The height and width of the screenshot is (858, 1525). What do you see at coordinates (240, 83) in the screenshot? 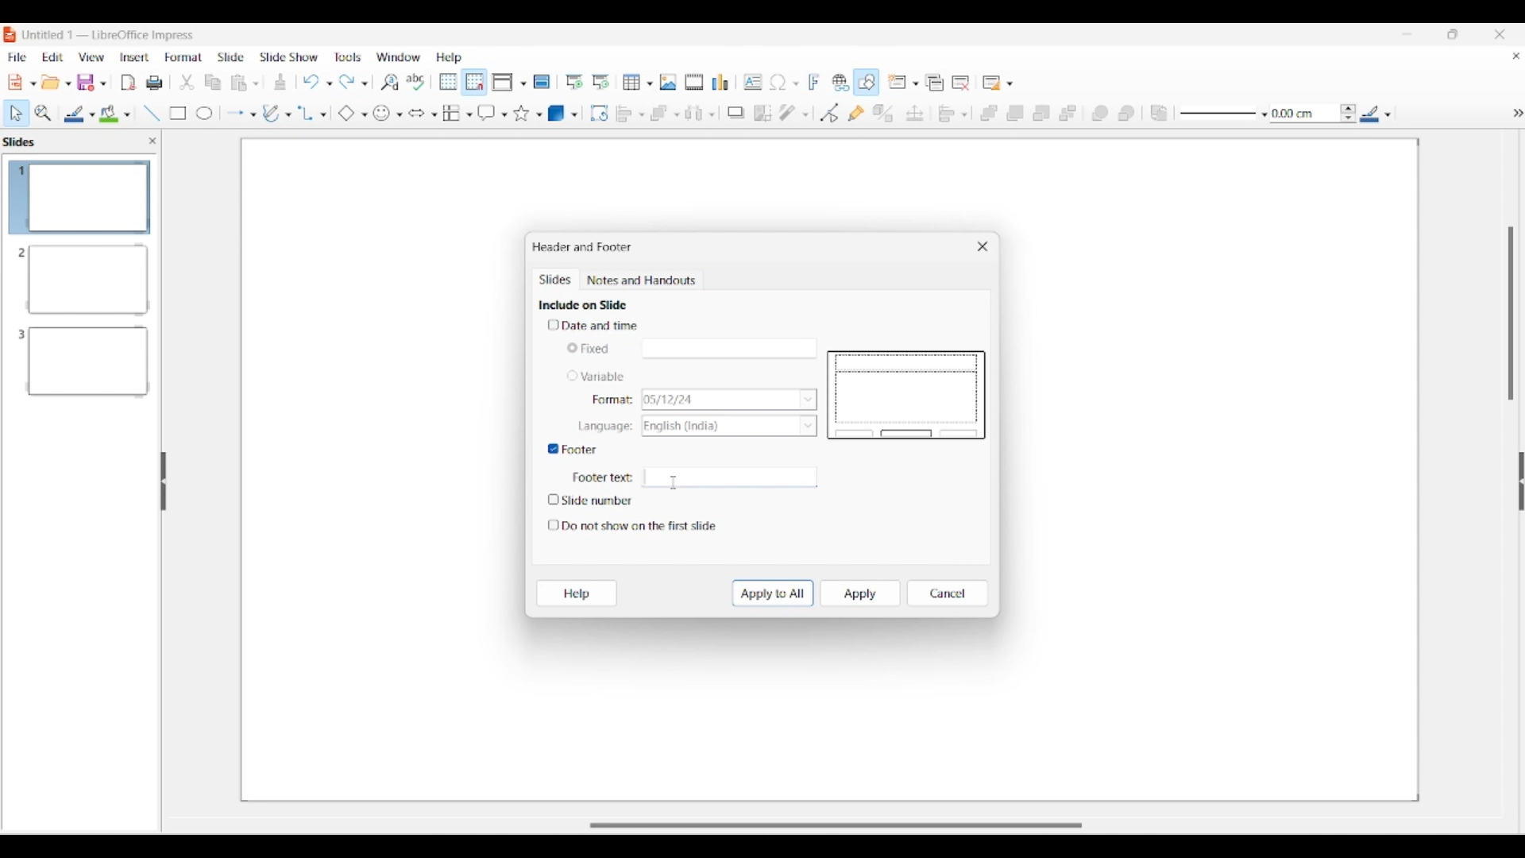
I see `Clipboard` at bounding box center [240, 83].